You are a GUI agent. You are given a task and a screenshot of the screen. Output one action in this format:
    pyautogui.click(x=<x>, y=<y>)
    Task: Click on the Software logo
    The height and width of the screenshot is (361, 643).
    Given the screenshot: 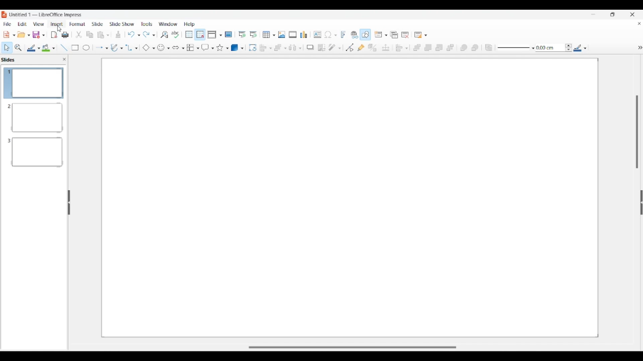 What is the action you would take?
    pyautogui.click(x=4, y=15)
    